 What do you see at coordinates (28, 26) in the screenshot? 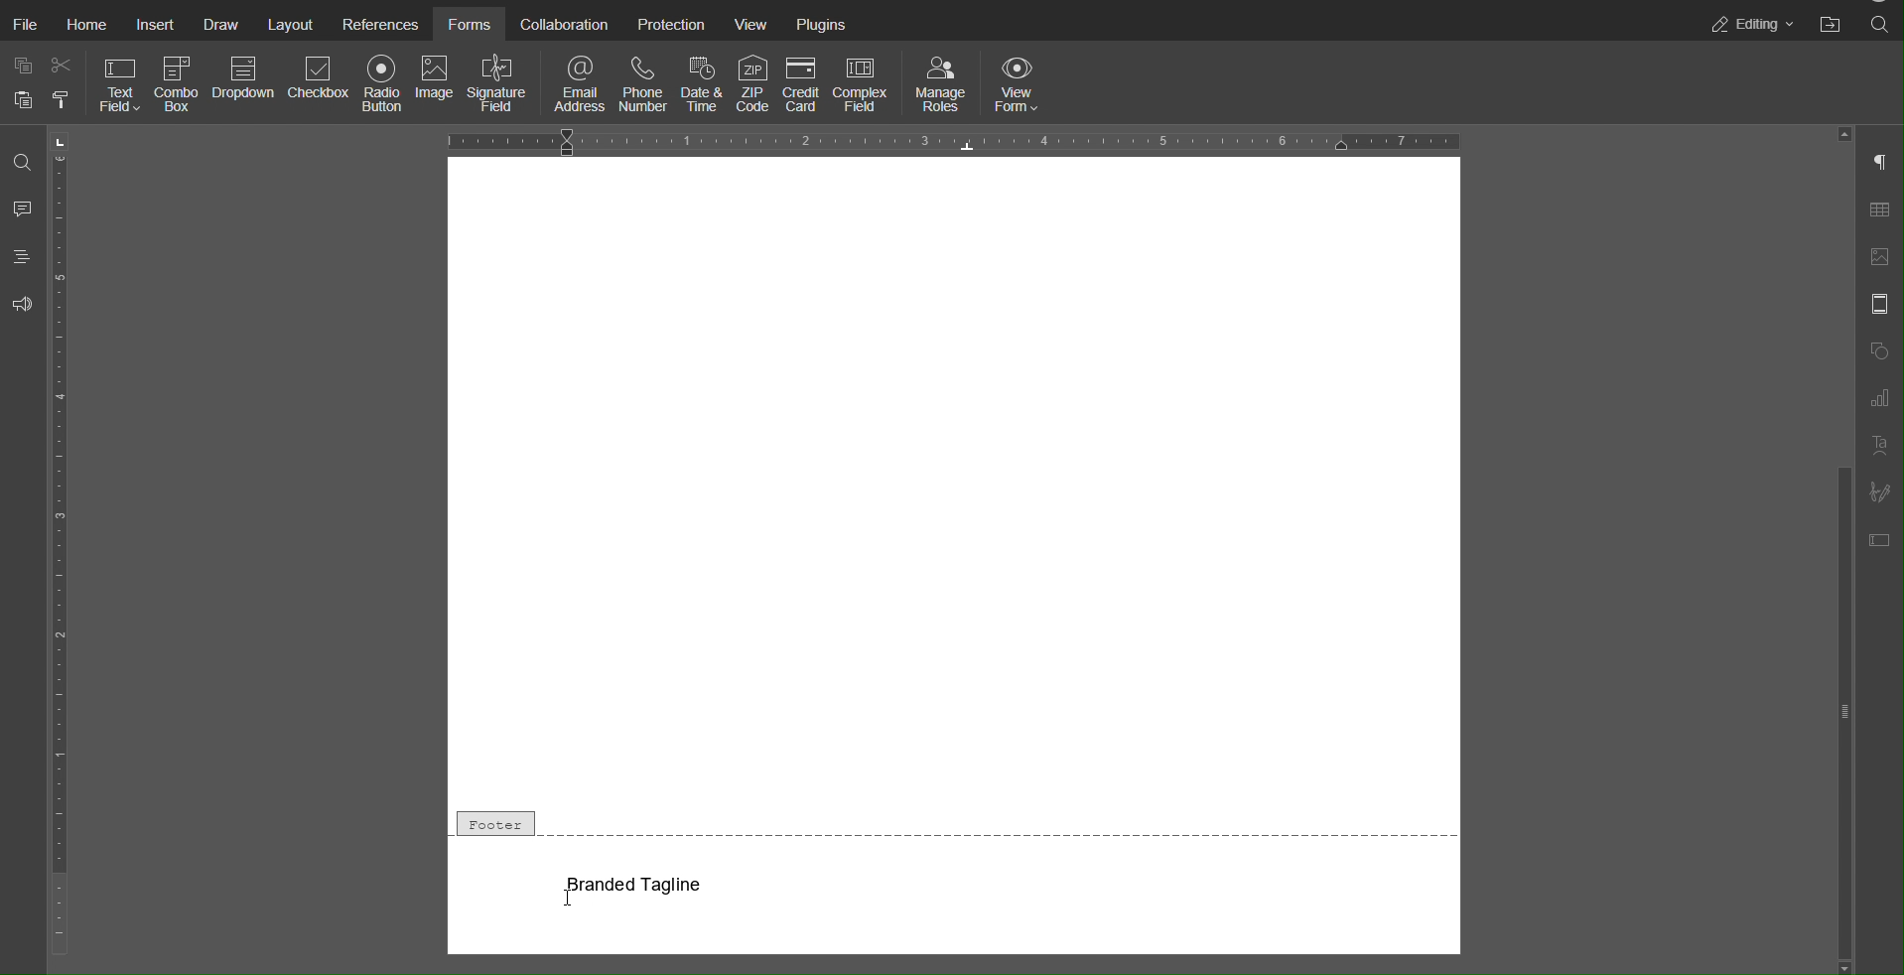
I see `File` at bounding box center [28, 26].